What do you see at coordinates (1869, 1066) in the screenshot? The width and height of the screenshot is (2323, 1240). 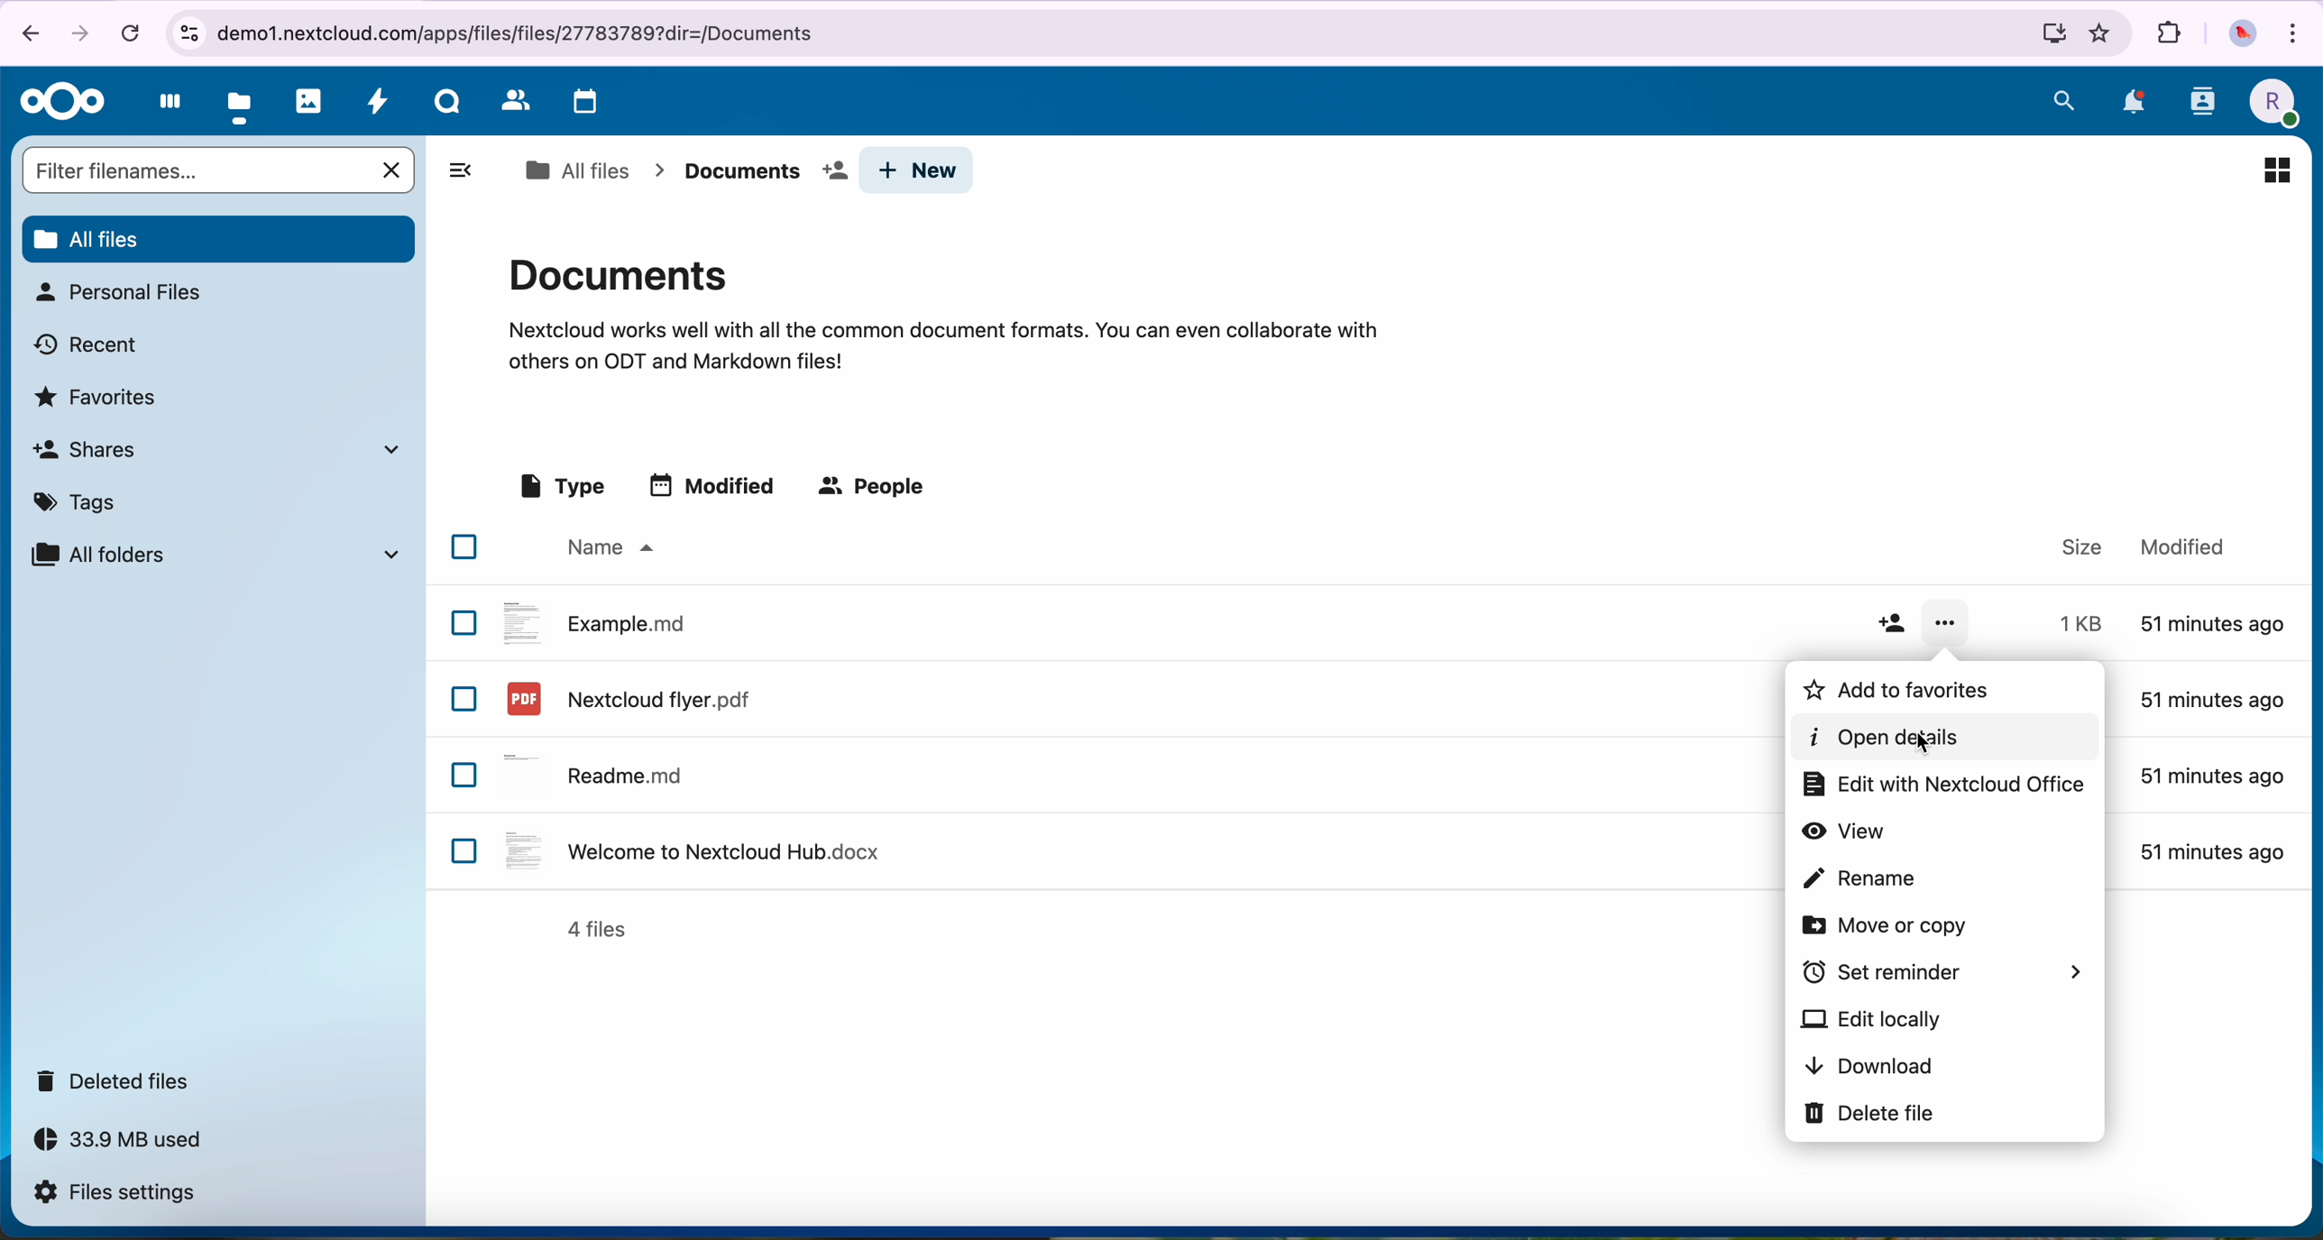 I see `download` at bounding box center [1869, 1066].